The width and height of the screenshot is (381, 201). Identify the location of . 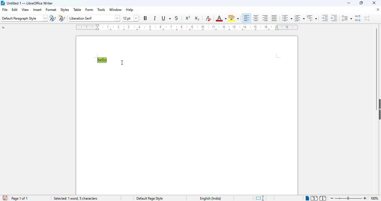
(76, 198).